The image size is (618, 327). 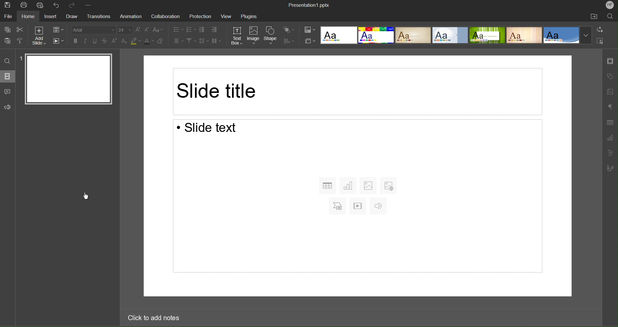 I want to click on Remaining Slide, so click(x=357, y=92).